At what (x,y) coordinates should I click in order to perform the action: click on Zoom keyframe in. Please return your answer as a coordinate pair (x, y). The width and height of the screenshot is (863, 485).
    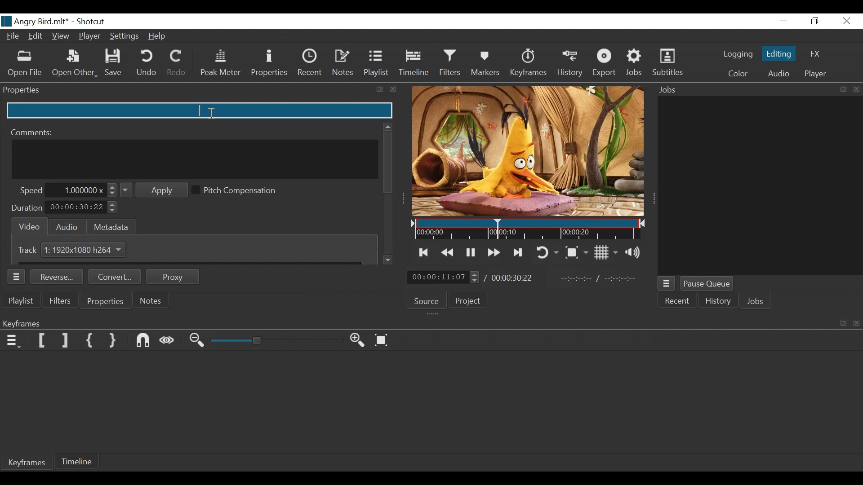
    Looking at the image, I should click on (360, 342).